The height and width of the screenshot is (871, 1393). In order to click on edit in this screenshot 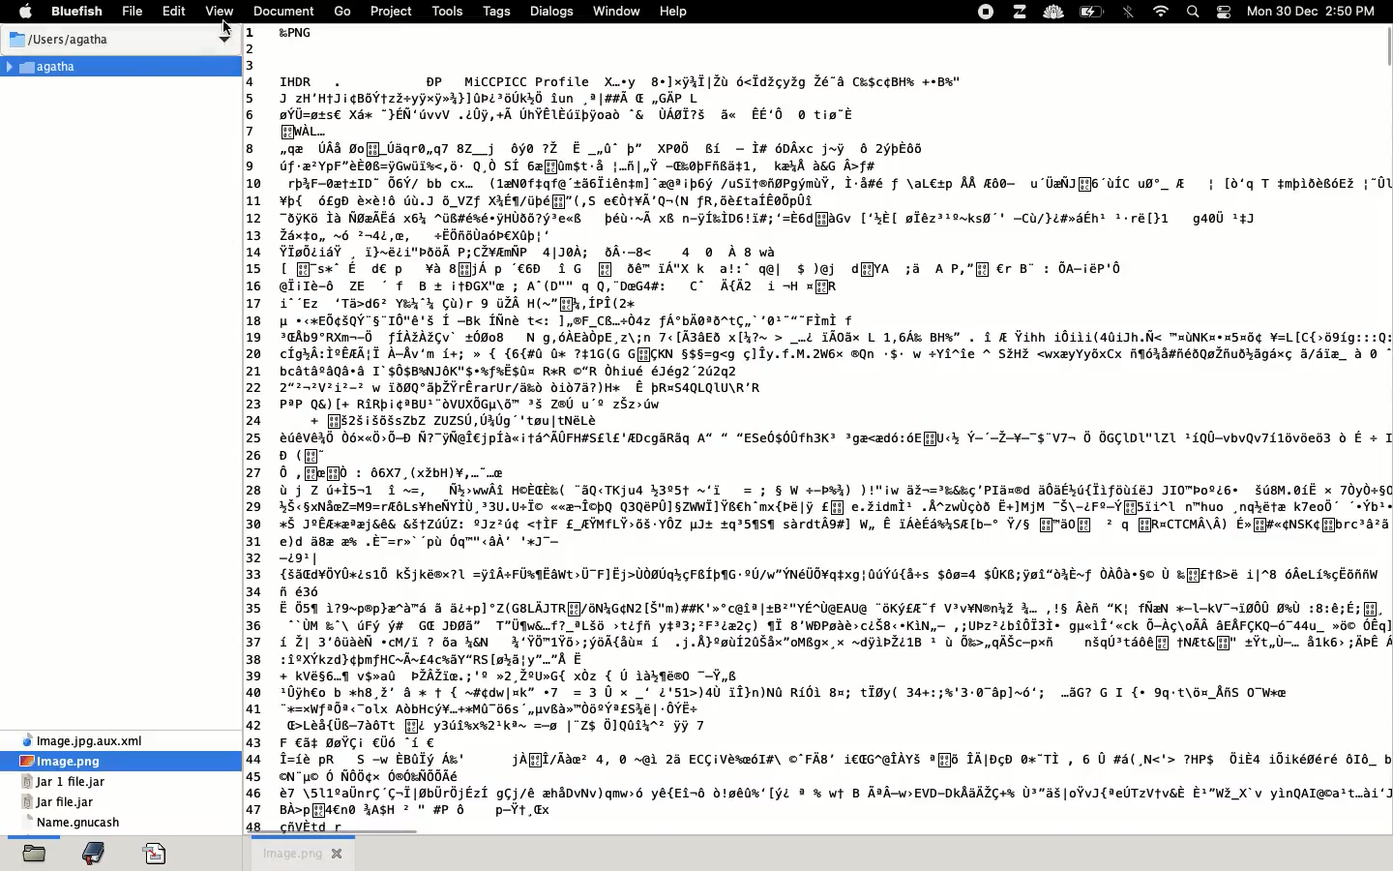, I will do `click(173, 10)`.